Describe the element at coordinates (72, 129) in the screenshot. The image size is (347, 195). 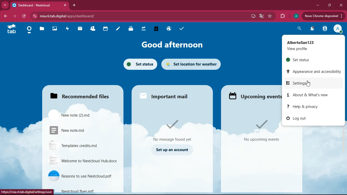
I see `file` at that location.